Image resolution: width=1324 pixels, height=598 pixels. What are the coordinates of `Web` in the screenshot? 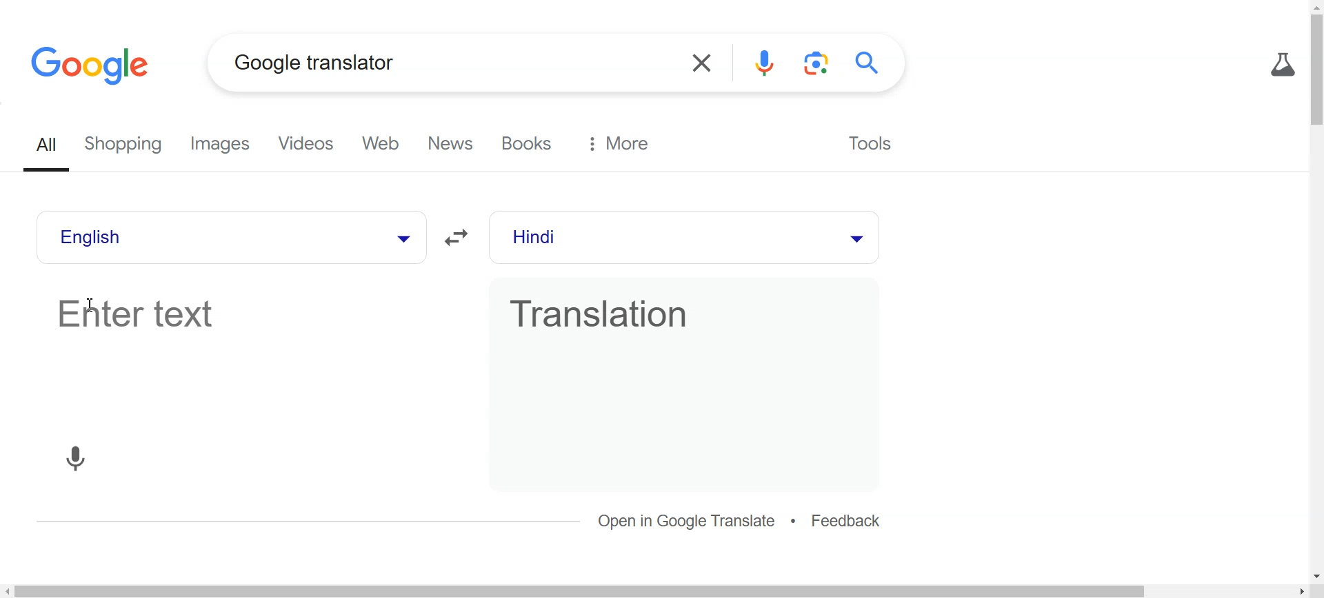 It's located at (386, 144).